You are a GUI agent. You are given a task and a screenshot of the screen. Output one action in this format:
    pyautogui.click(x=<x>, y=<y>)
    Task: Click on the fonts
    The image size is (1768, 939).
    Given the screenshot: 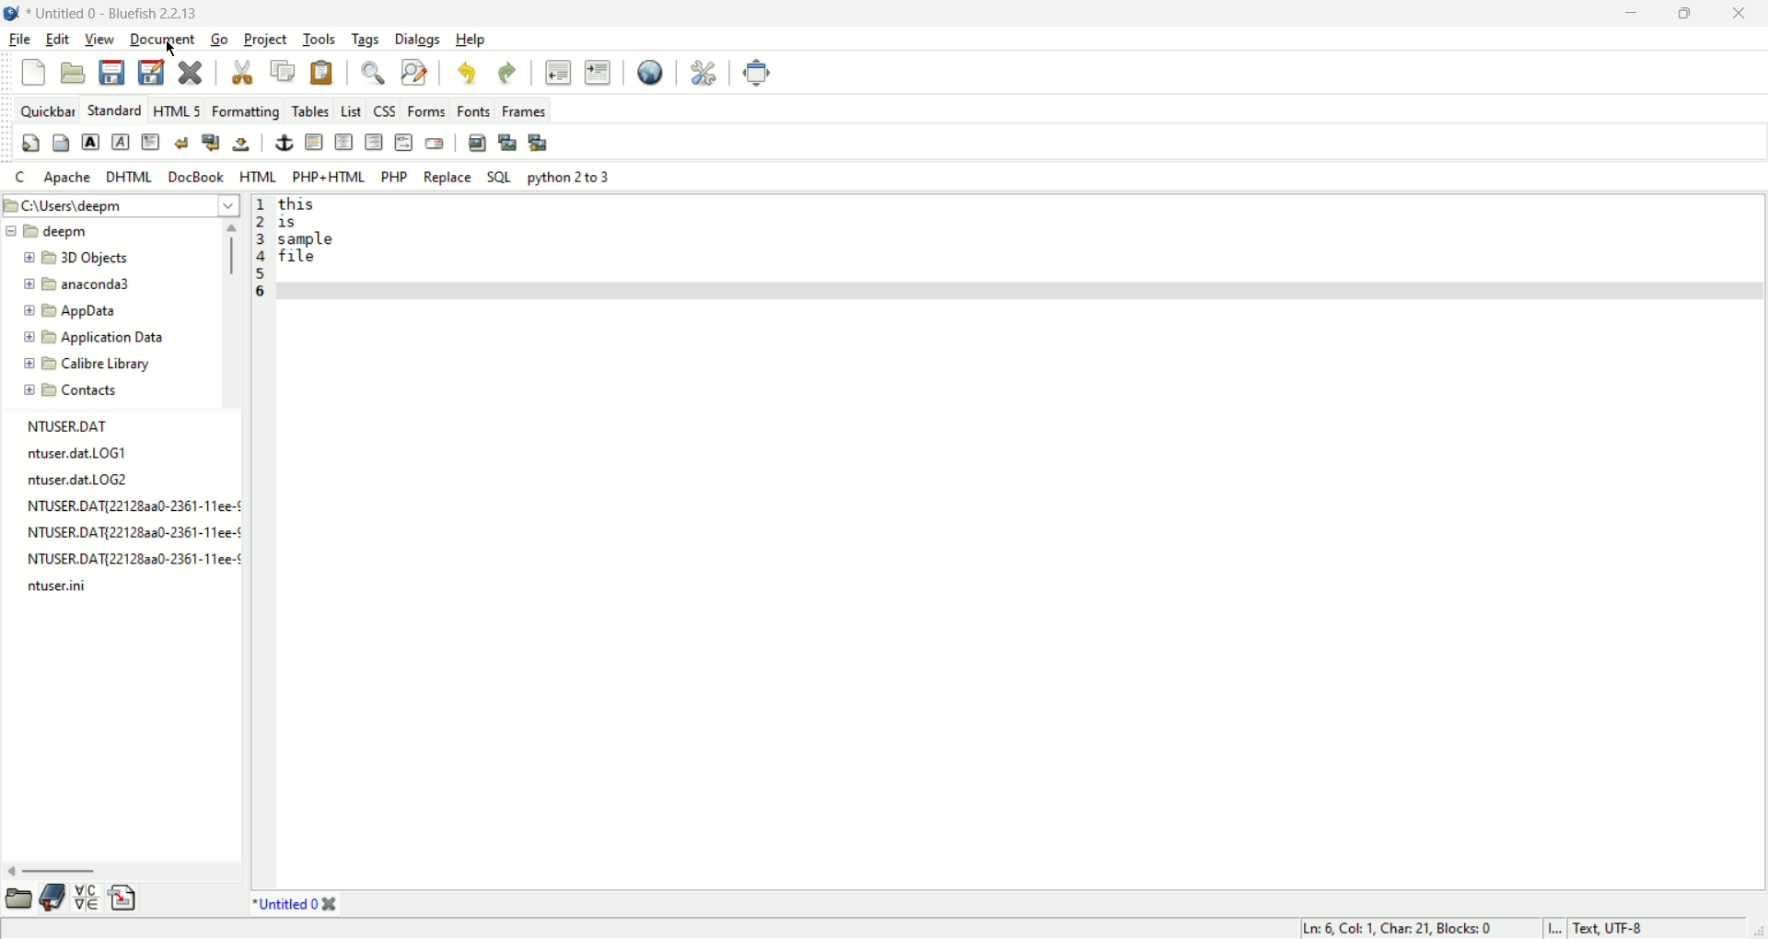 What is the action you would take?
    pyautogui.click(x=475, y=110)
    